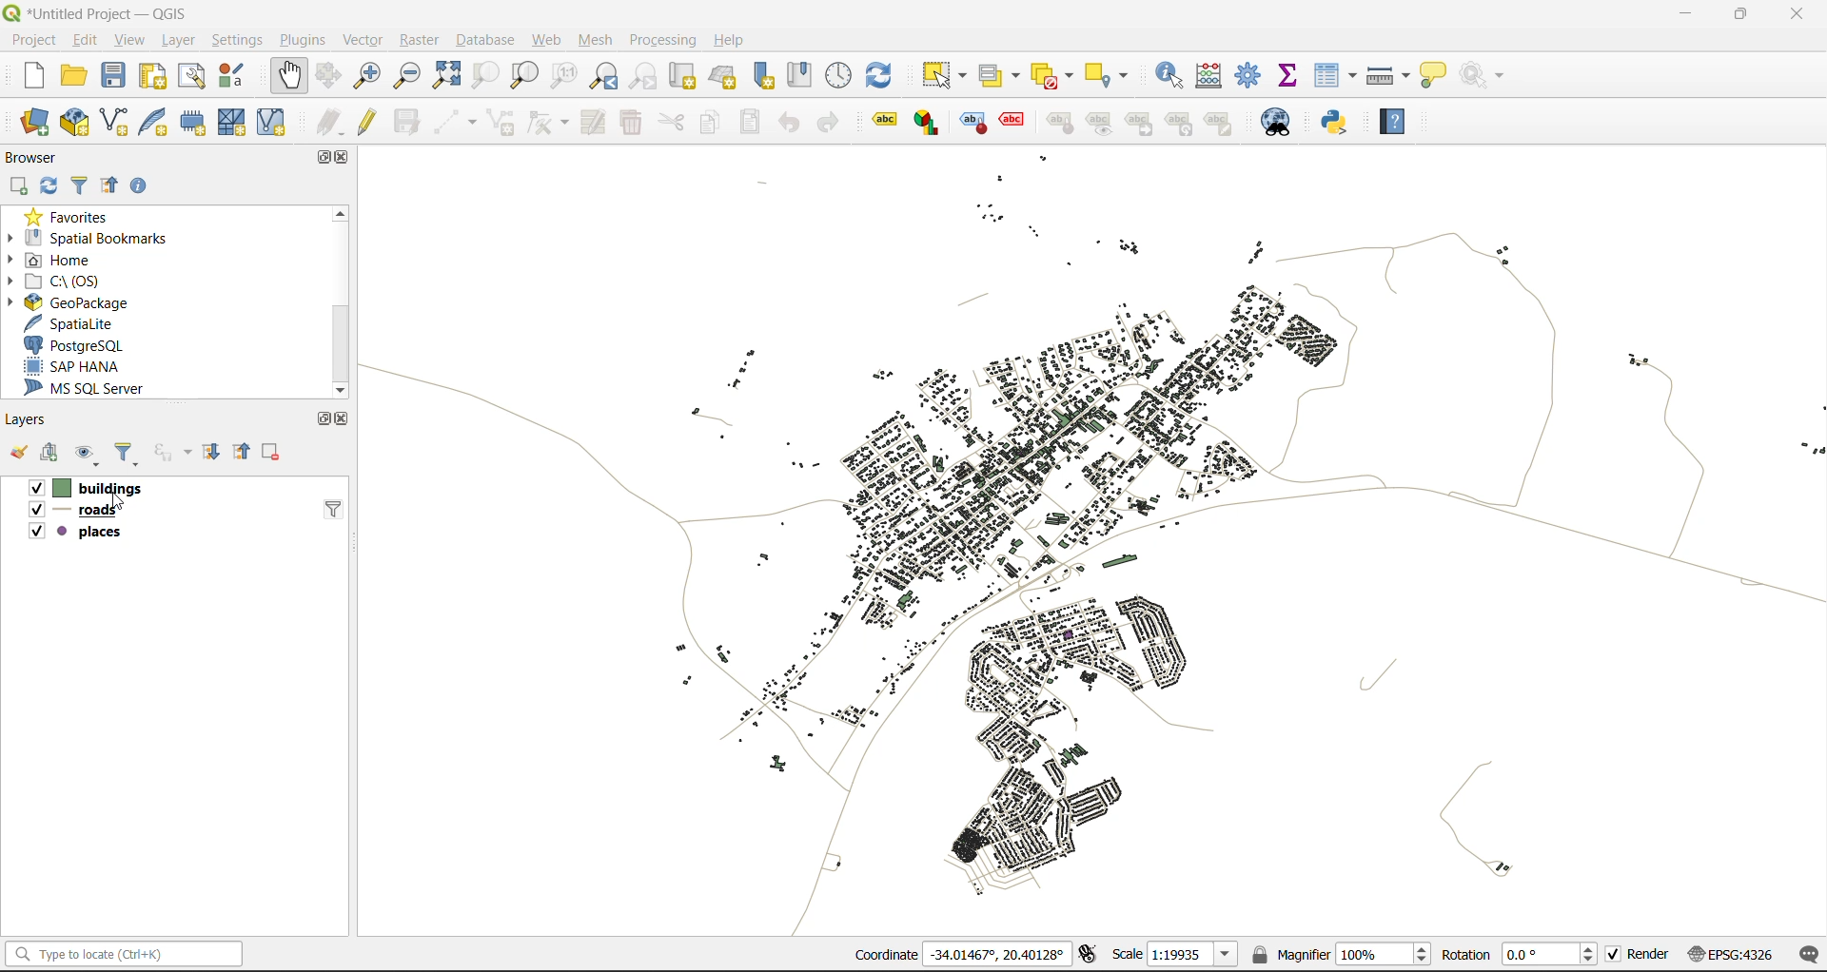 This screenshot has width=1827, height=972. Describe the element at coordinates (50, 454) in the screenshot. I see `add` at that location.